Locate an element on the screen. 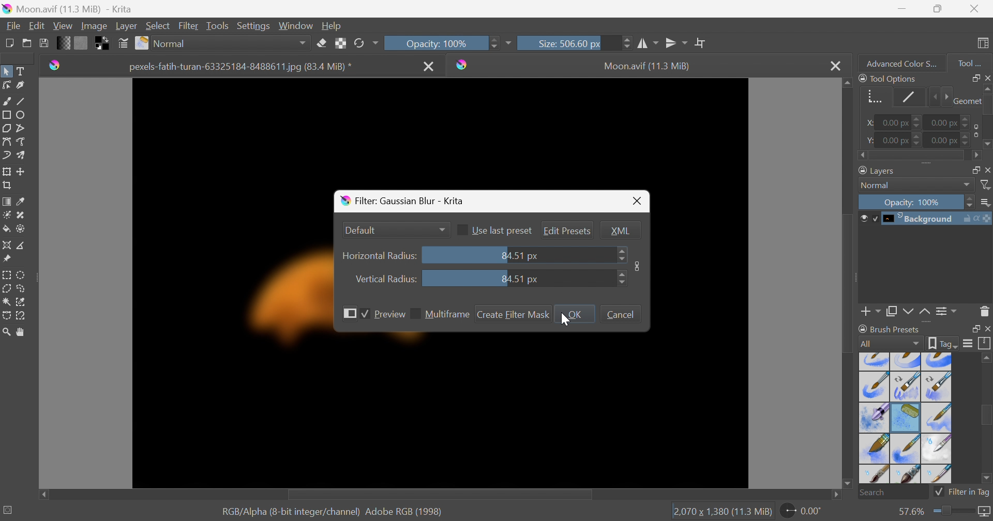  Freehand selection tool is located at coordinates (23, 288).